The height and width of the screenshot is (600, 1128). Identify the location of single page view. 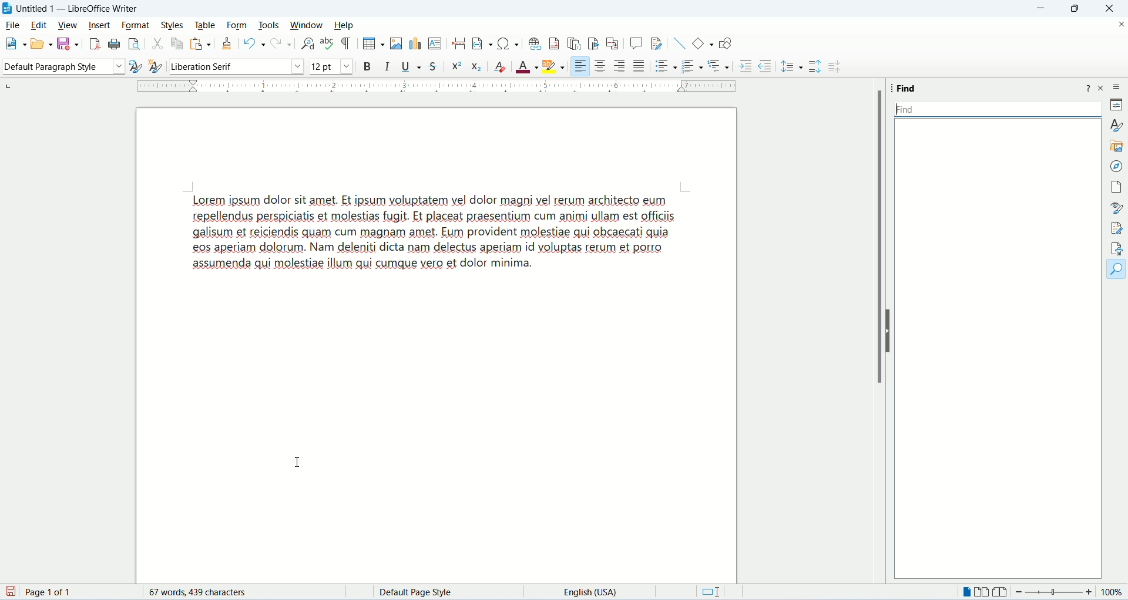
(968, 593).